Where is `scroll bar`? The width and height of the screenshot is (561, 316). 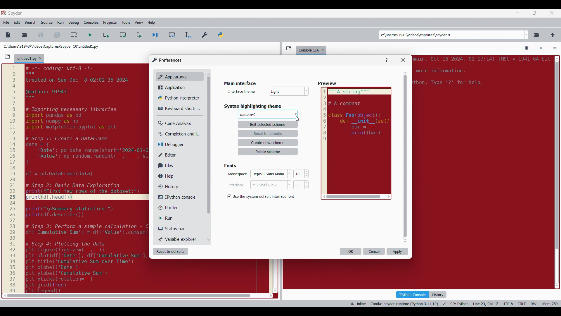
scroll bar is located at coordinates (556, 171).